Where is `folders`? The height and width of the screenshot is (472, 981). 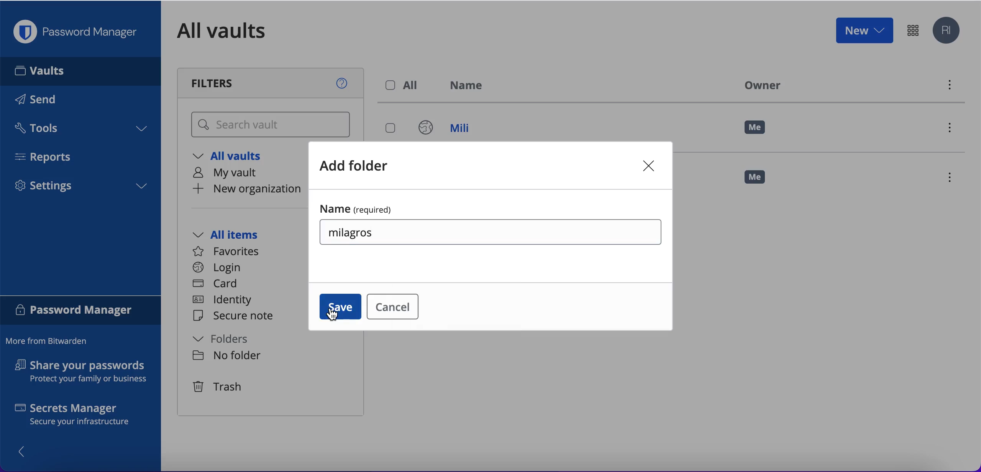 folders is located at coordinates (229, 339).